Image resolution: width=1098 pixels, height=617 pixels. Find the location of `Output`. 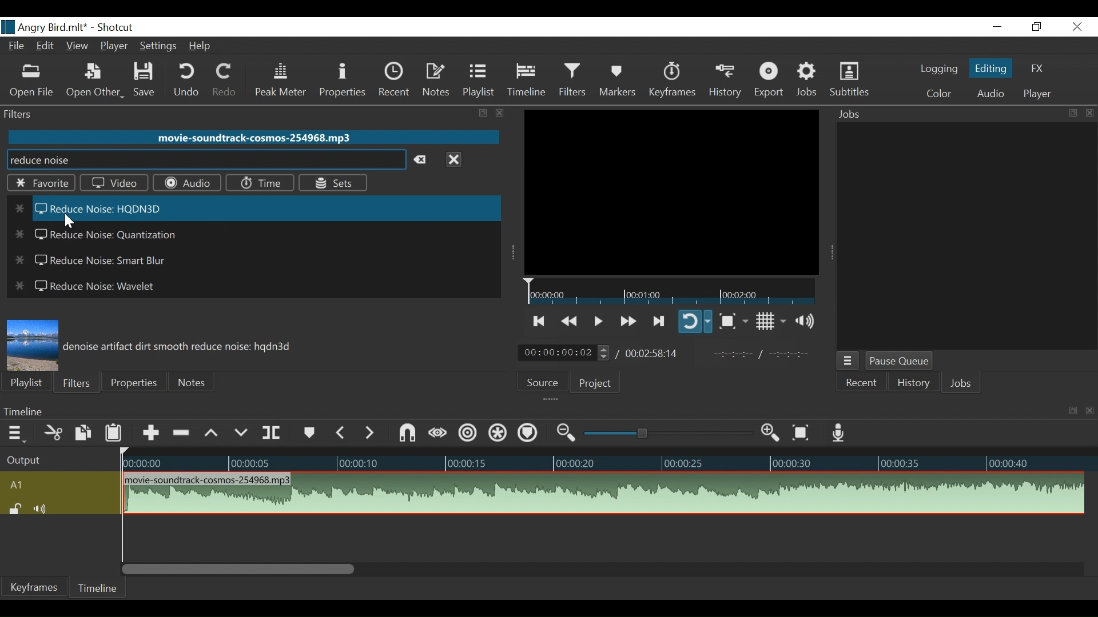

Output is located at coordinates (55, 458).